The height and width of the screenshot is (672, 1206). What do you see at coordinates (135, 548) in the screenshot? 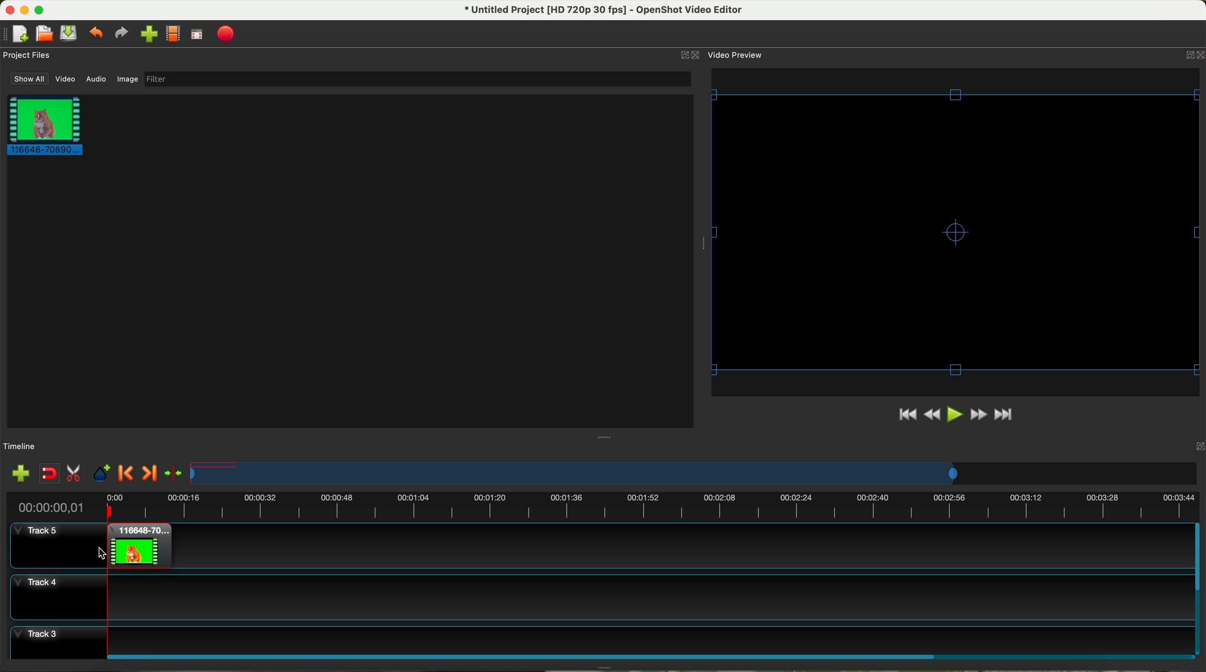
I see `drag video to track 5` at bounding box center [135, 548].